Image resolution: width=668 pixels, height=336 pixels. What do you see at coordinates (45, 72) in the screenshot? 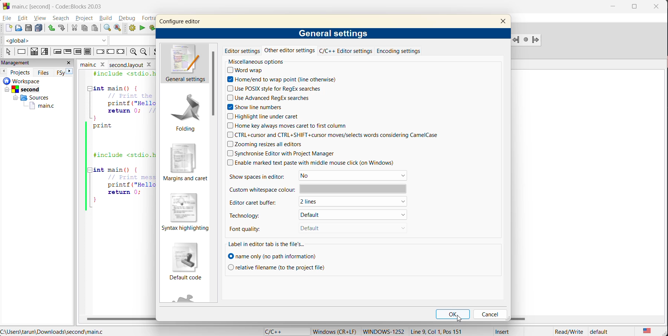
I see `files` at bounding box center [45, 72].